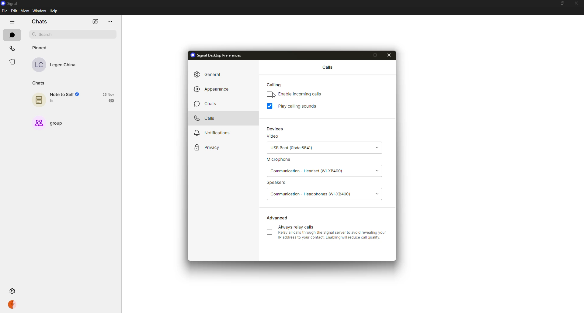  What do you see at coordinates (211, 75) in the screenshot?
I see `general` at bounding box center [211, 75].